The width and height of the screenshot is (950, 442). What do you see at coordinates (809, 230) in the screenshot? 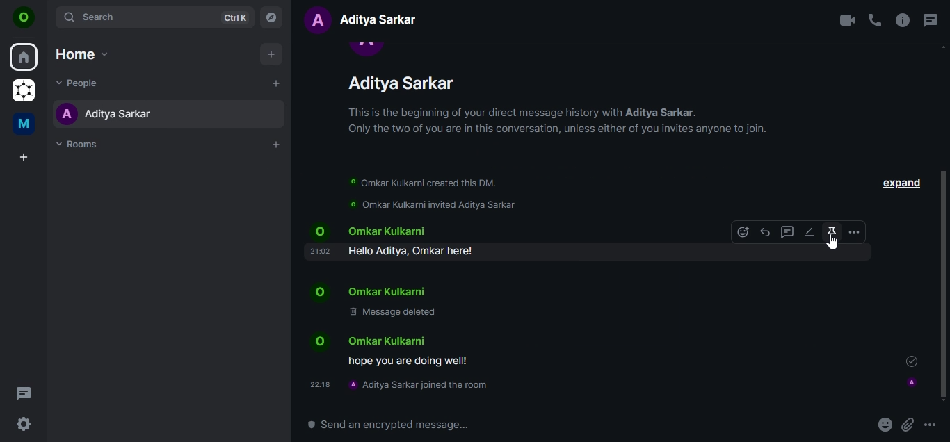
I see `edit` at bounding box center [809, 230].